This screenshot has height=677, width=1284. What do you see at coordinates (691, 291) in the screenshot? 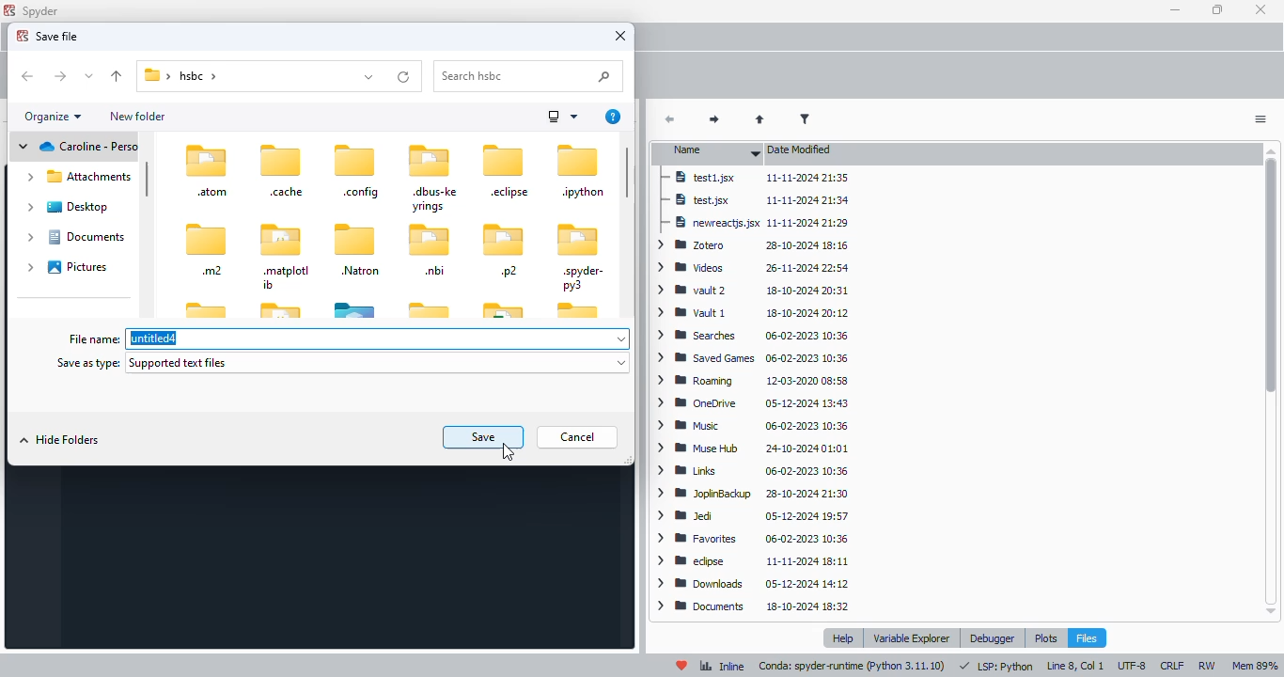
I see `vault 2 ` at bounding box center [691, 291].